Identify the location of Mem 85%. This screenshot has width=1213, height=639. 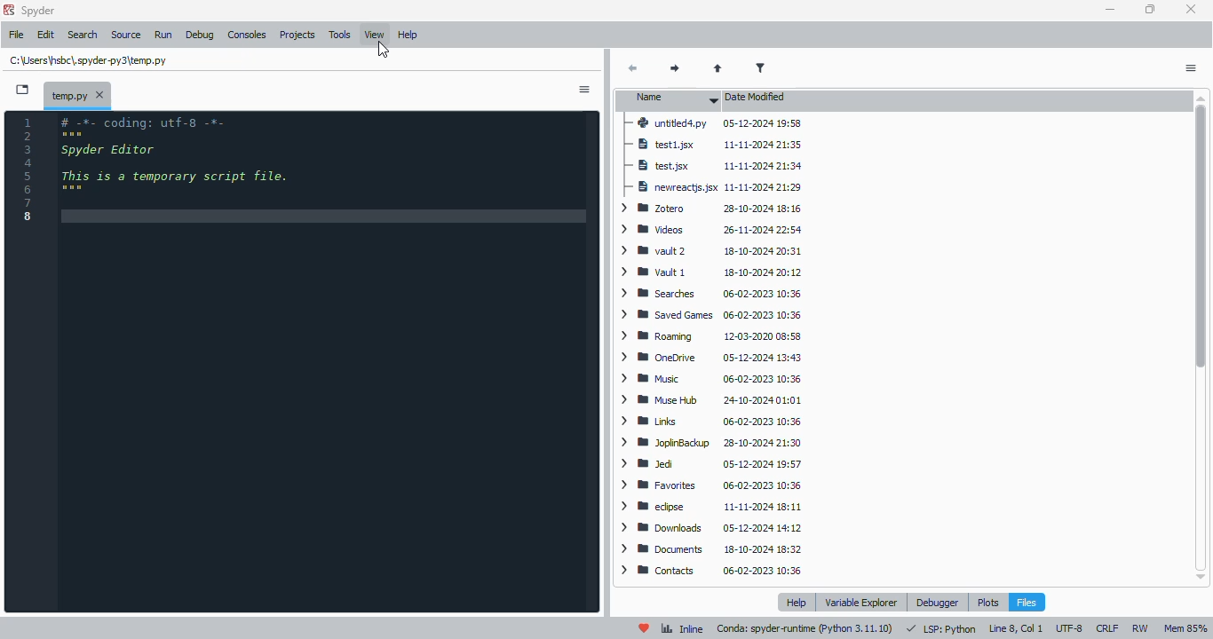
(1185, 628).